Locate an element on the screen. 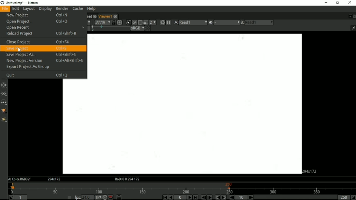 This screenshot has height=200, width=356. Viewer1 is located at coordinates (105, 16).